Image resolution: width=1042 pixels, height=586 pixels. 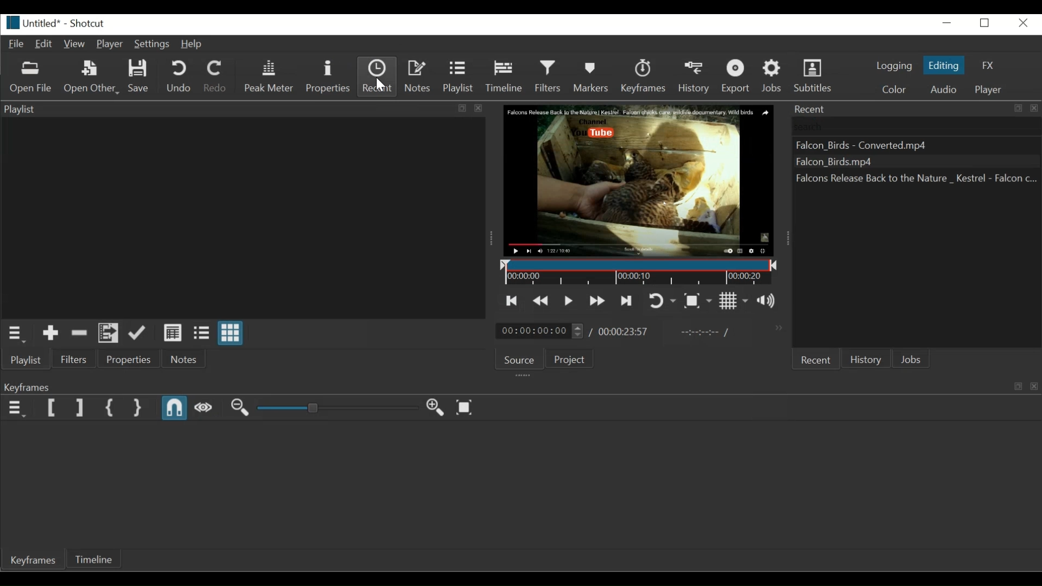 I want to click on Scrub while dragging, so click(x=204, y=408).